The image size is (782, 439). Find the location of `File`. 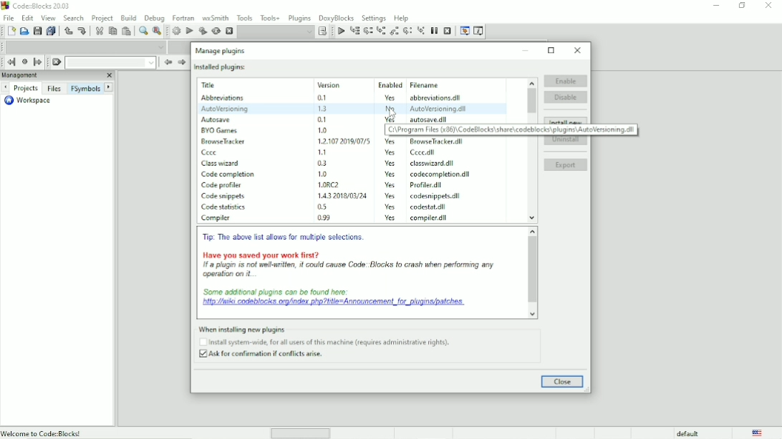

File is located at coordinates (9, 17).